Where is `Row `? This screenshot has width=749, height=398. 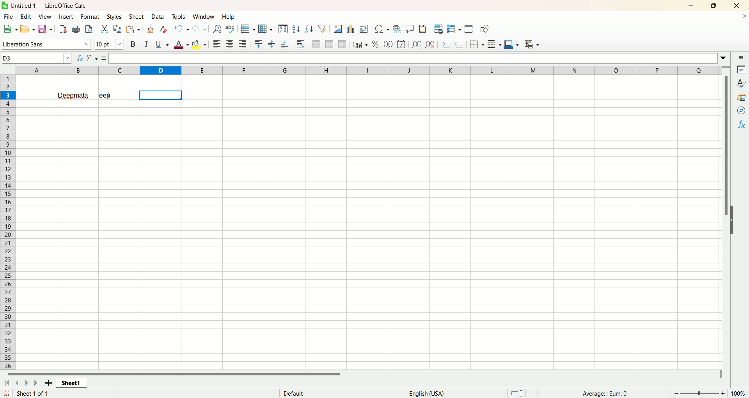
Row  is located at coordinates (9, 222).